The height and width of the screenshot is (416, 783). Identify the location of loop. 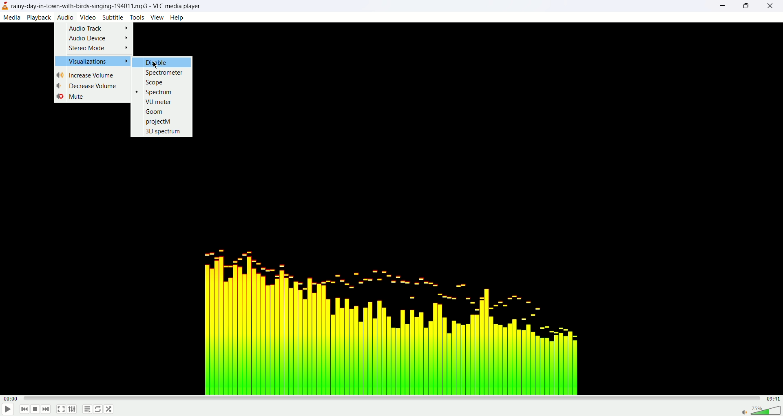
(98, 409).